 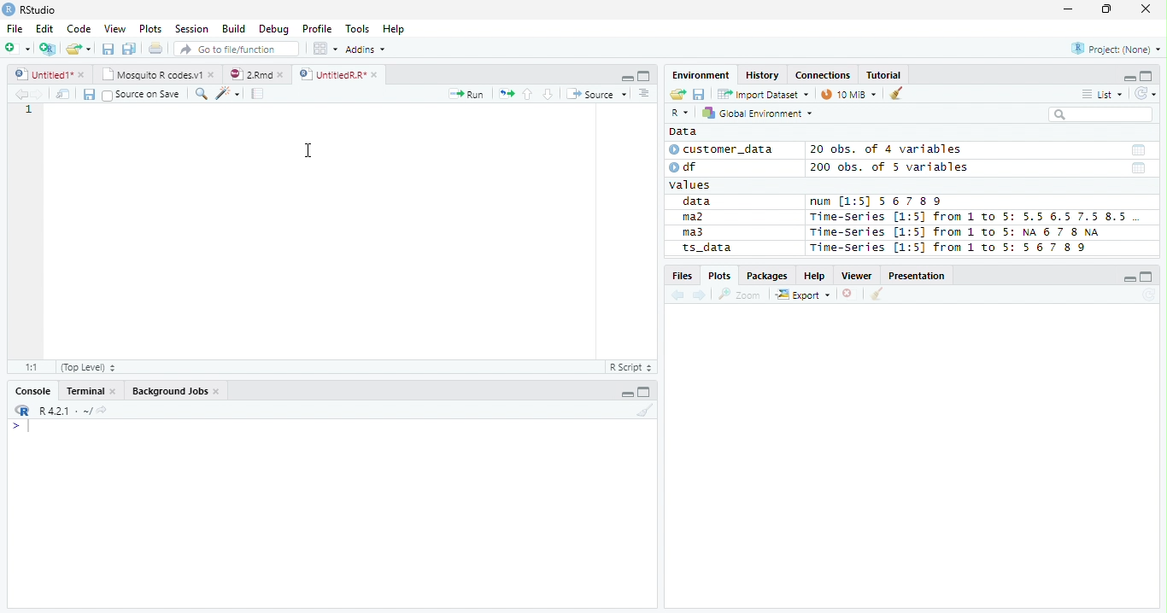 I want to click on values, so click(x=692, y=185).